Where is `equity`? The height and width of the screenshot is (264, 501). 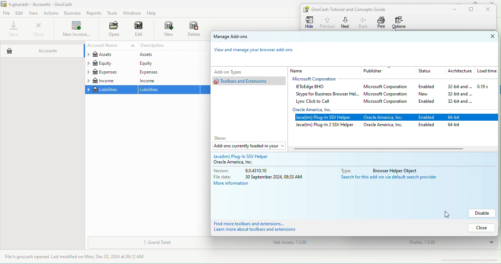
equity is located at coordinates (110, 64).